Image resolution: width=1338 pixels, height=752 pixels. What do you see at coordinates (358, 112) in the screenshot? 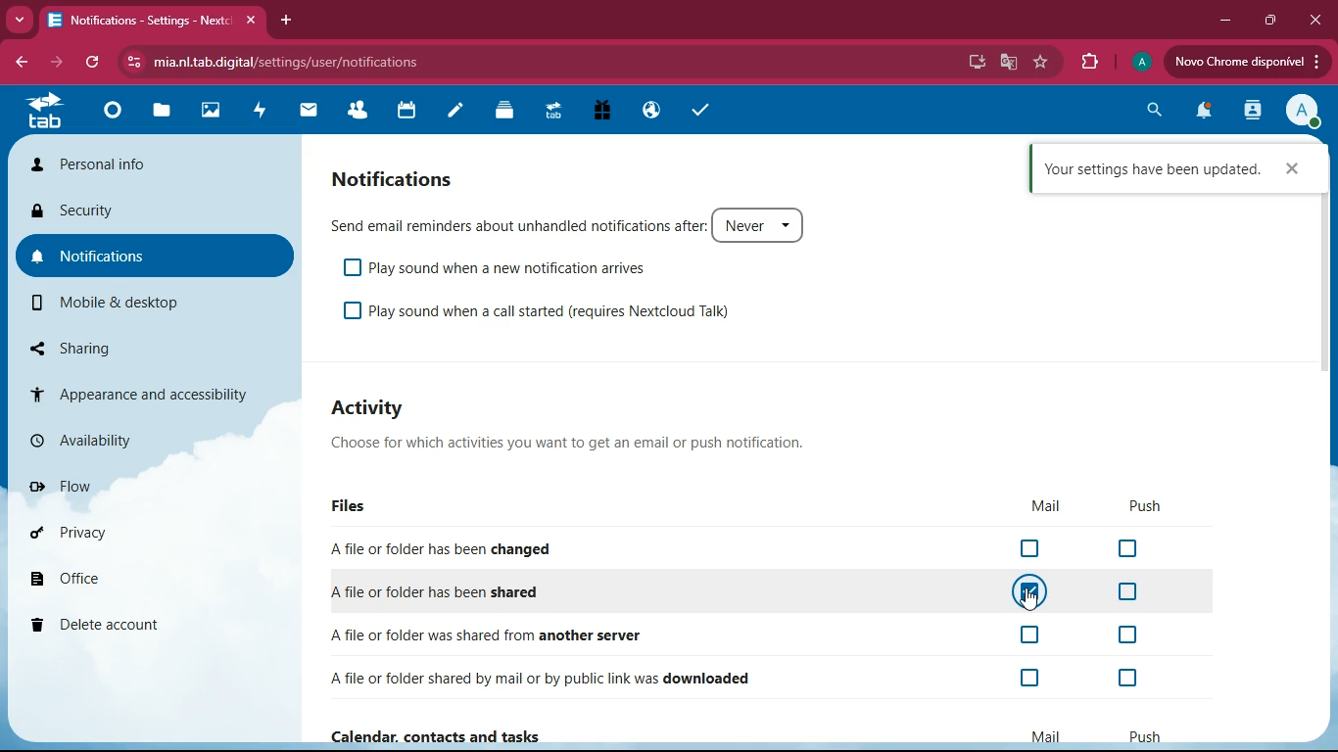
I see `friends` at bounding box center [358, 112].